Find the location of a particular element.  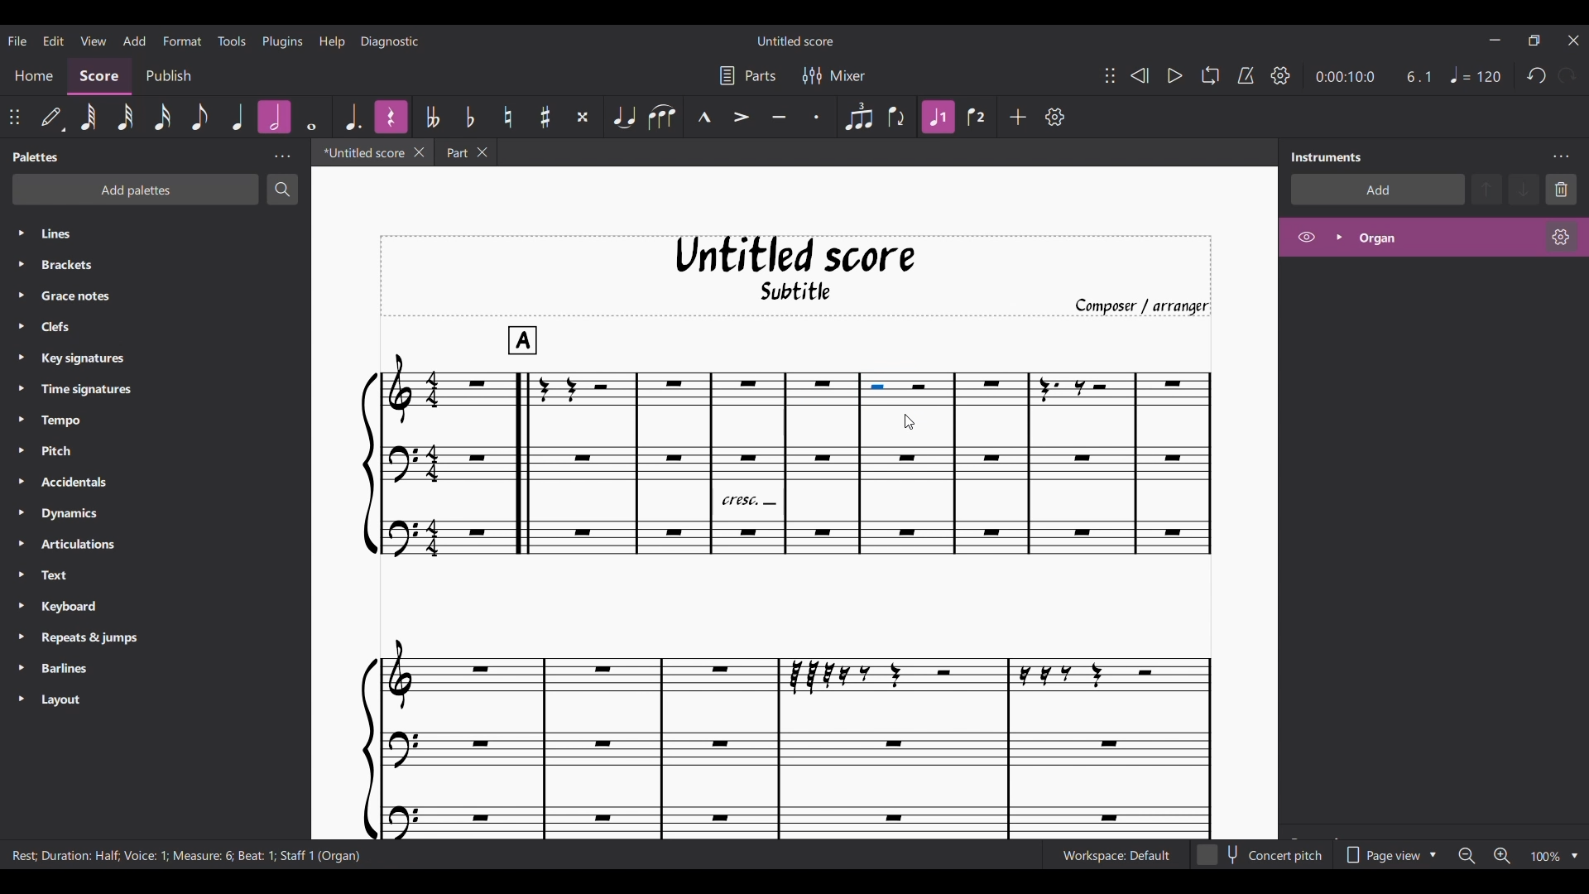

Mixer settings is located at coordinates (835, 76).